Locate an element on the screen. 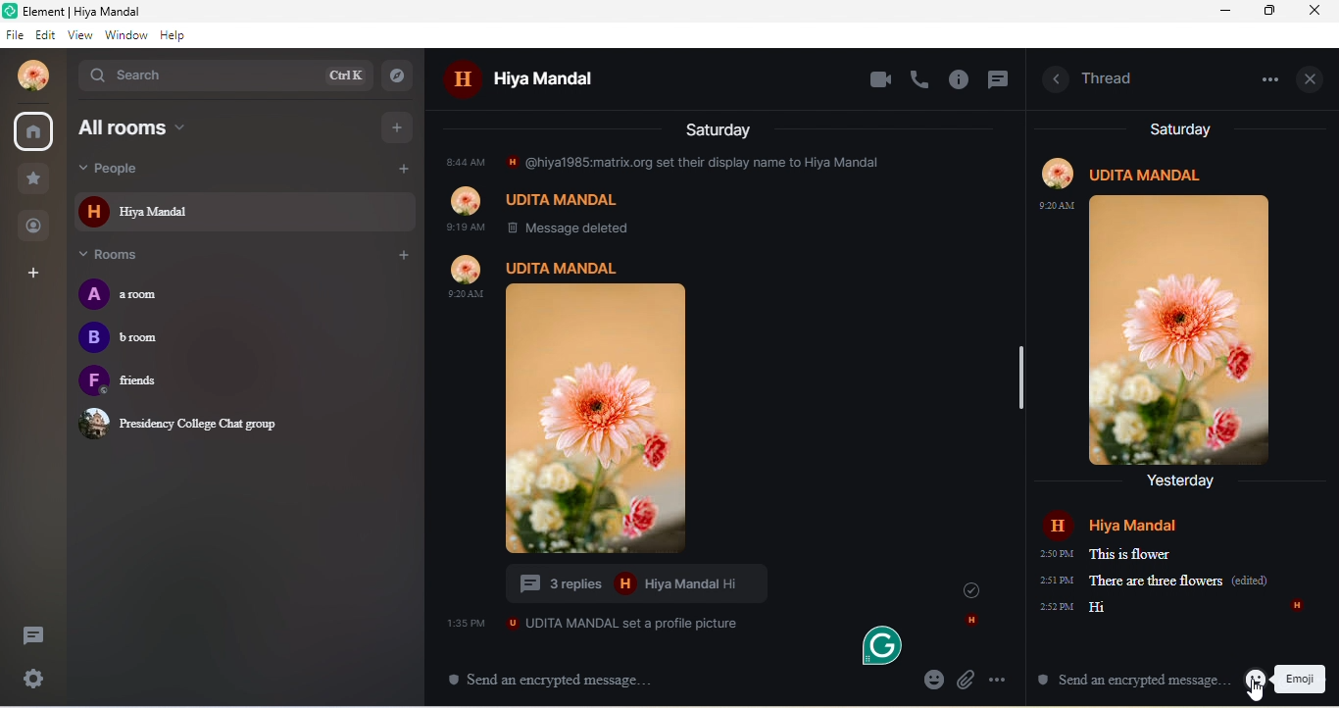 Image resolution: width=1339 pixels, height=708 pixels. voice call is located at coordinates (921, 79).